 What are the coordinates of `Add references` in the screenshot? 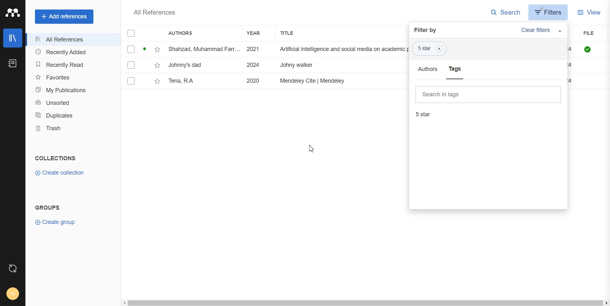 It's located at (62, 17).